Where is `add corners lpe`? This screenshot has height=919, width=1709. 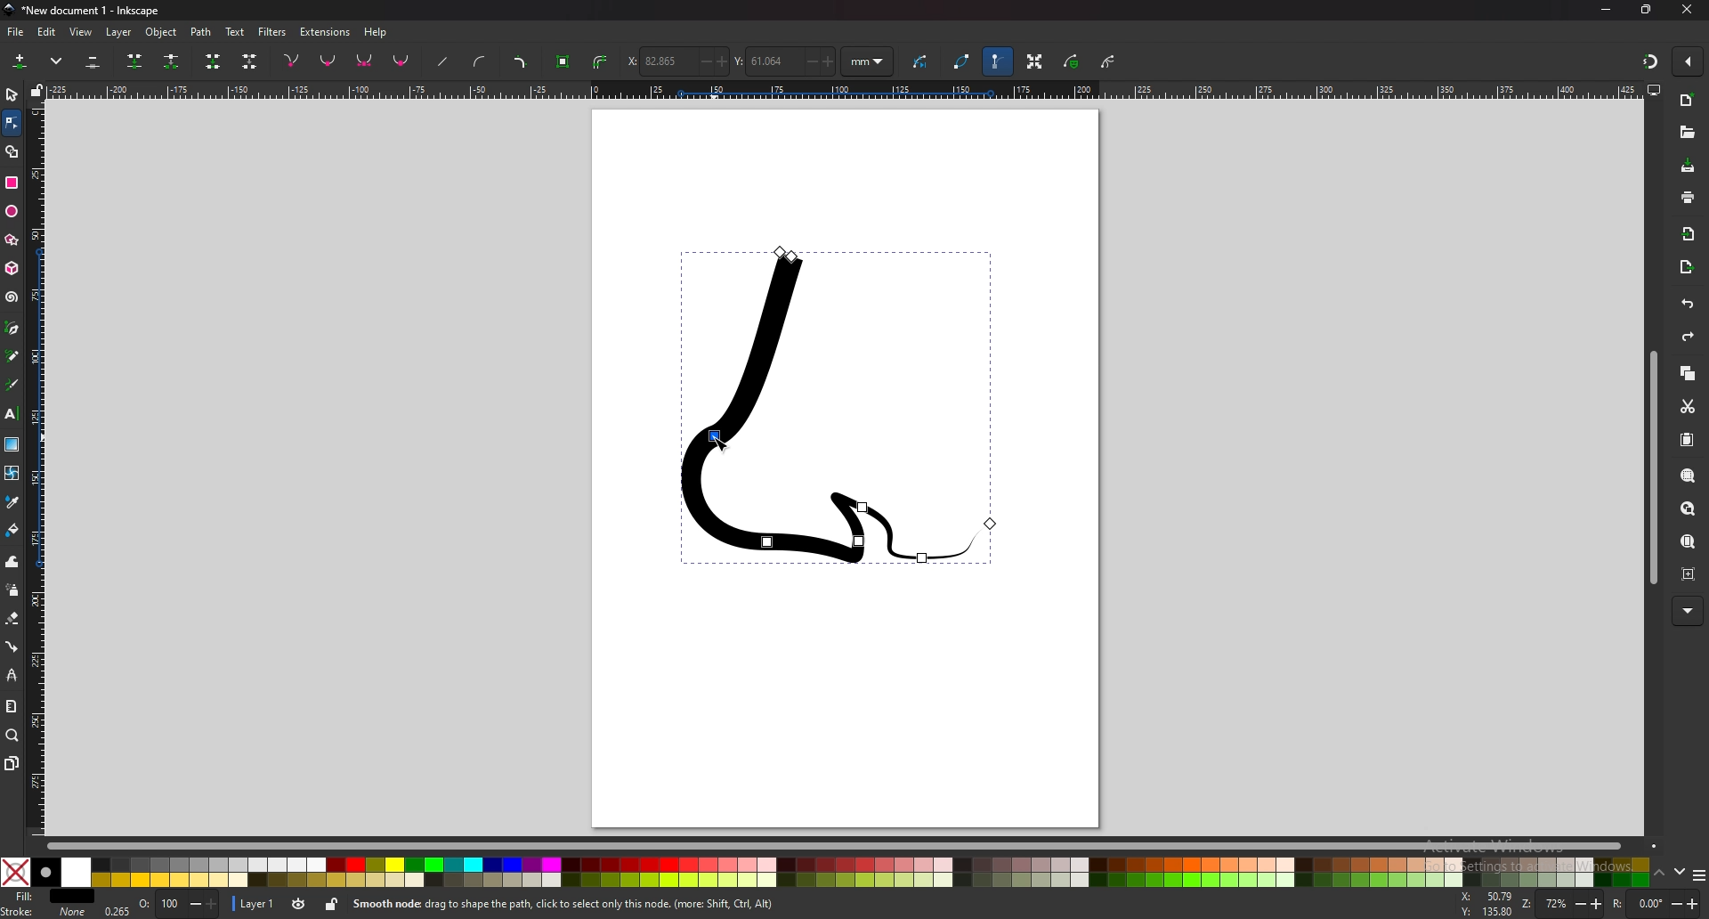
add corners lpe is located at coordinates (520, 63).